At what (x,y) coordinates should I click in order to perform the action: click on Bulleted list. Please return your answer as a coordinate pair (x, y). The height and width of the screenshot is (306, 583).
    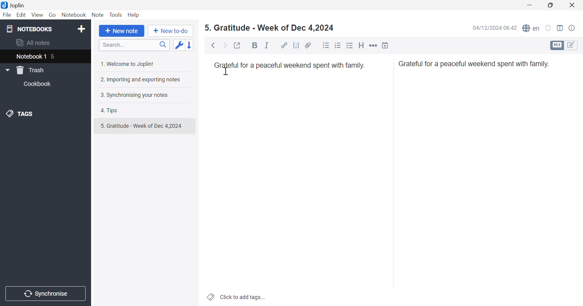
    Looking at the image, I should click on (326, 46).